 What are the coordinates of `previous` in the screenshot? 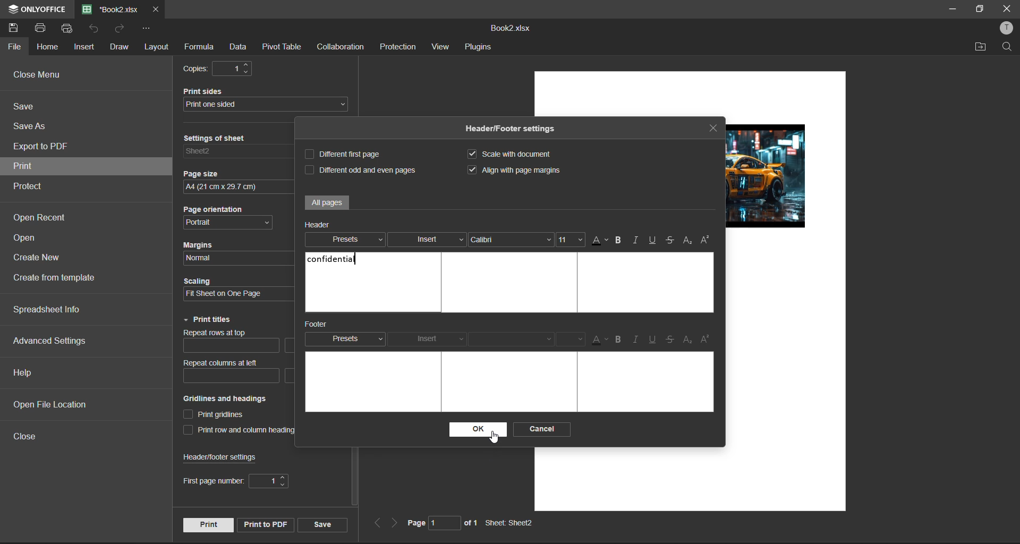 It's located at (377, 523).